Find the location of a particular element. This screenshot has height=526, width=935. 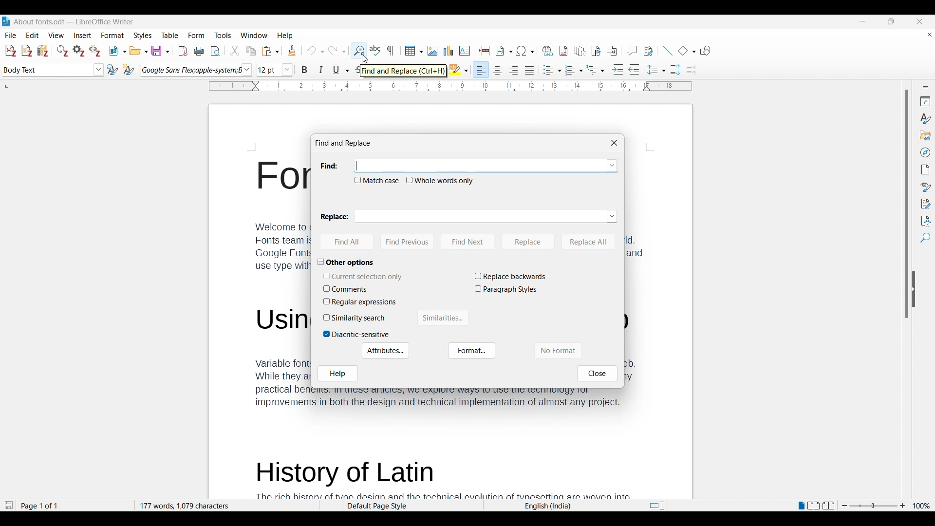

View menu is located at coordinates (56, 35).